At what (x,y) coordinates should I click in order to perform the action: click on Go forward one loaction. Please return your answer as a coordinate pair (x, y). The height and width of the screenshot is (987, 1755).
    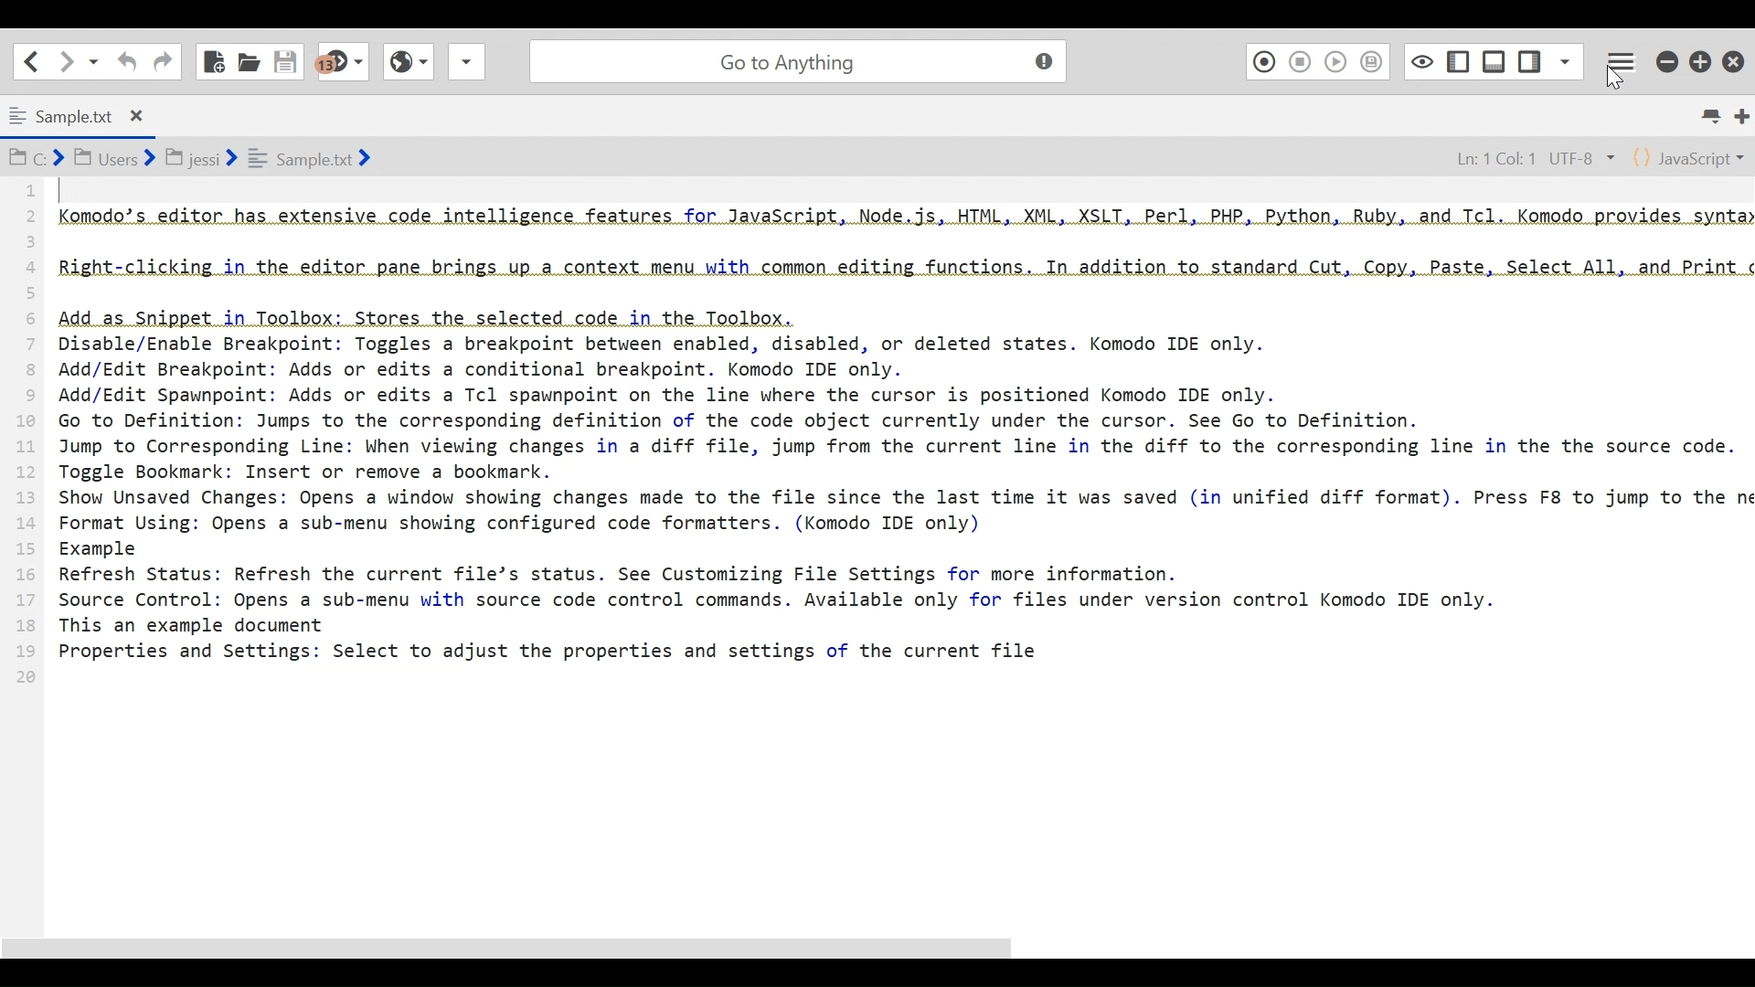
    Looking at the image, I should click on (65, 61).